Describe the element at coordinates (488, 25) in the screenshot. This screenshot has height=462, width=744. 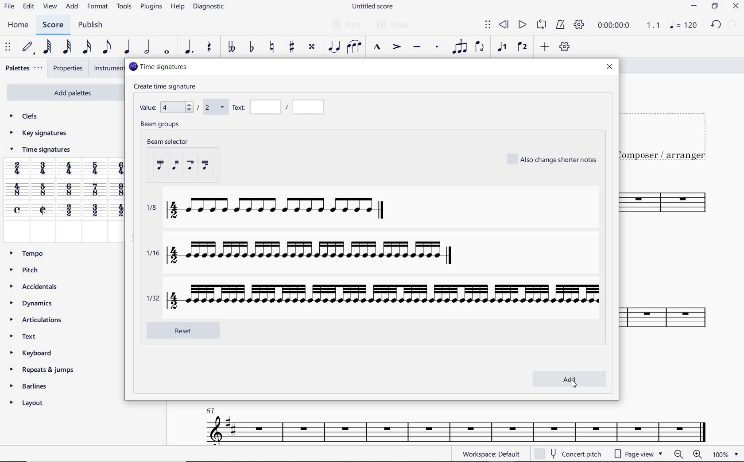
I see `SELECT TO MOVE` at that location.